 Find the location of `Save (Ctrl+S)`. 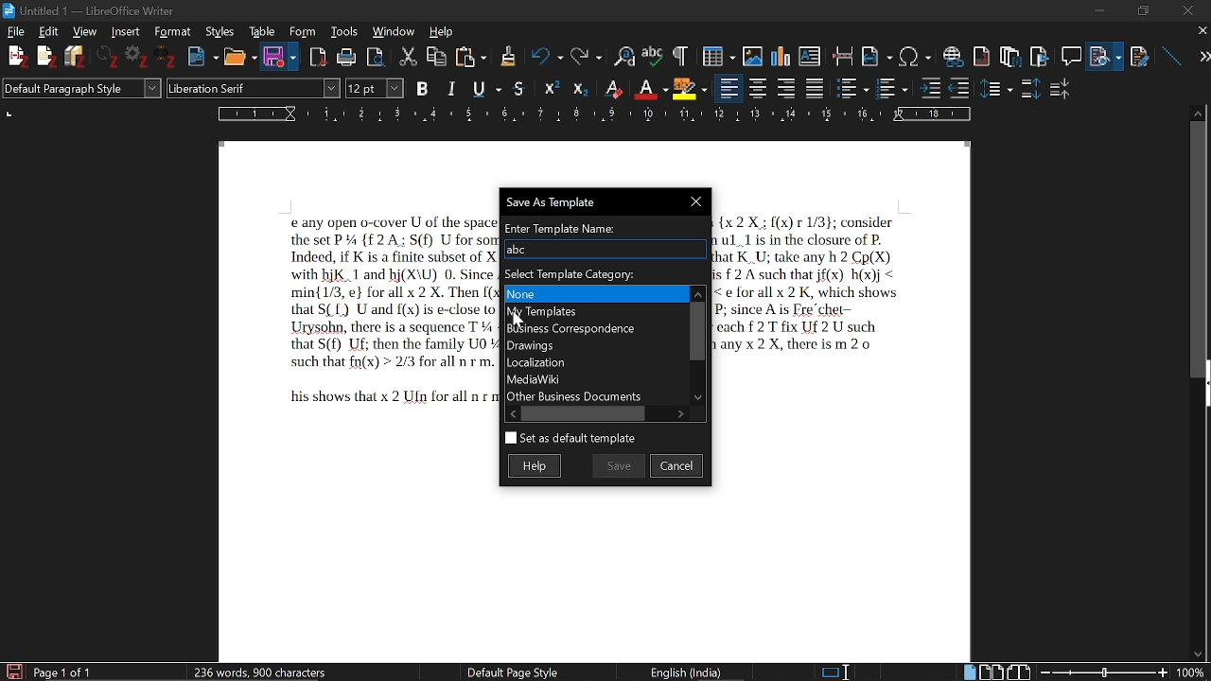

Save (Ctrl+S) is located at coordinates (367, 89).